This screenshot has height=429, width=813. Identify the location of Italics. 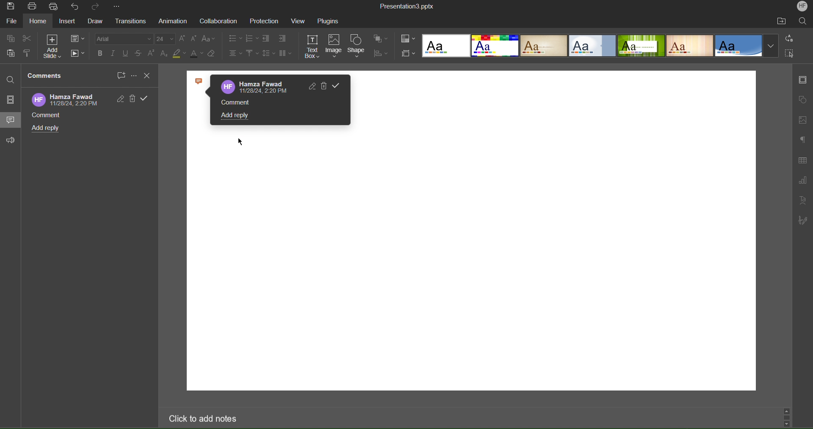
(114, 53).